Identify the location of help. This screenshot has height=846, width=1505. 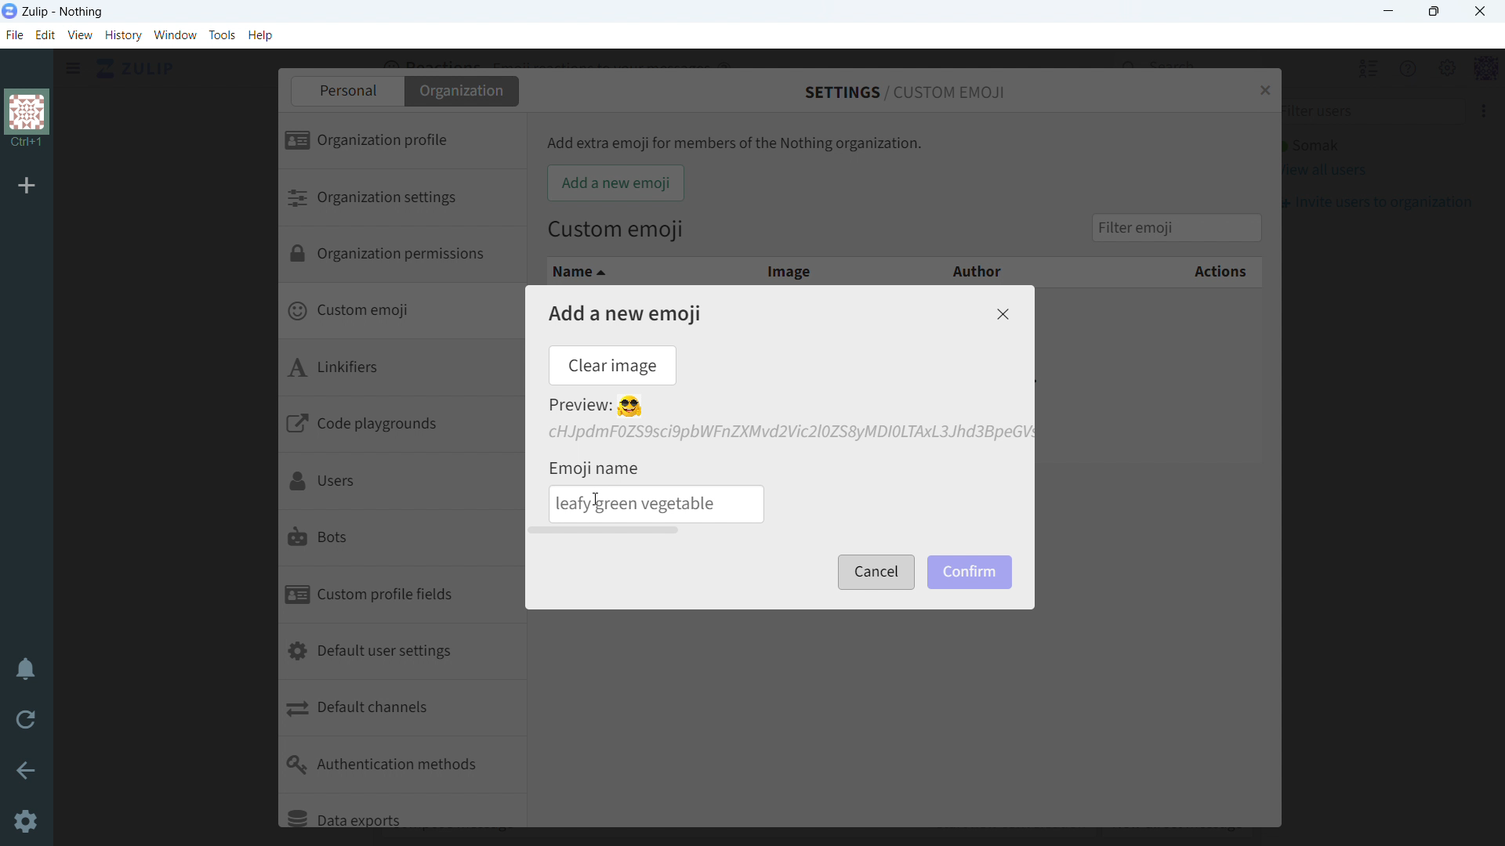
(260, 35).